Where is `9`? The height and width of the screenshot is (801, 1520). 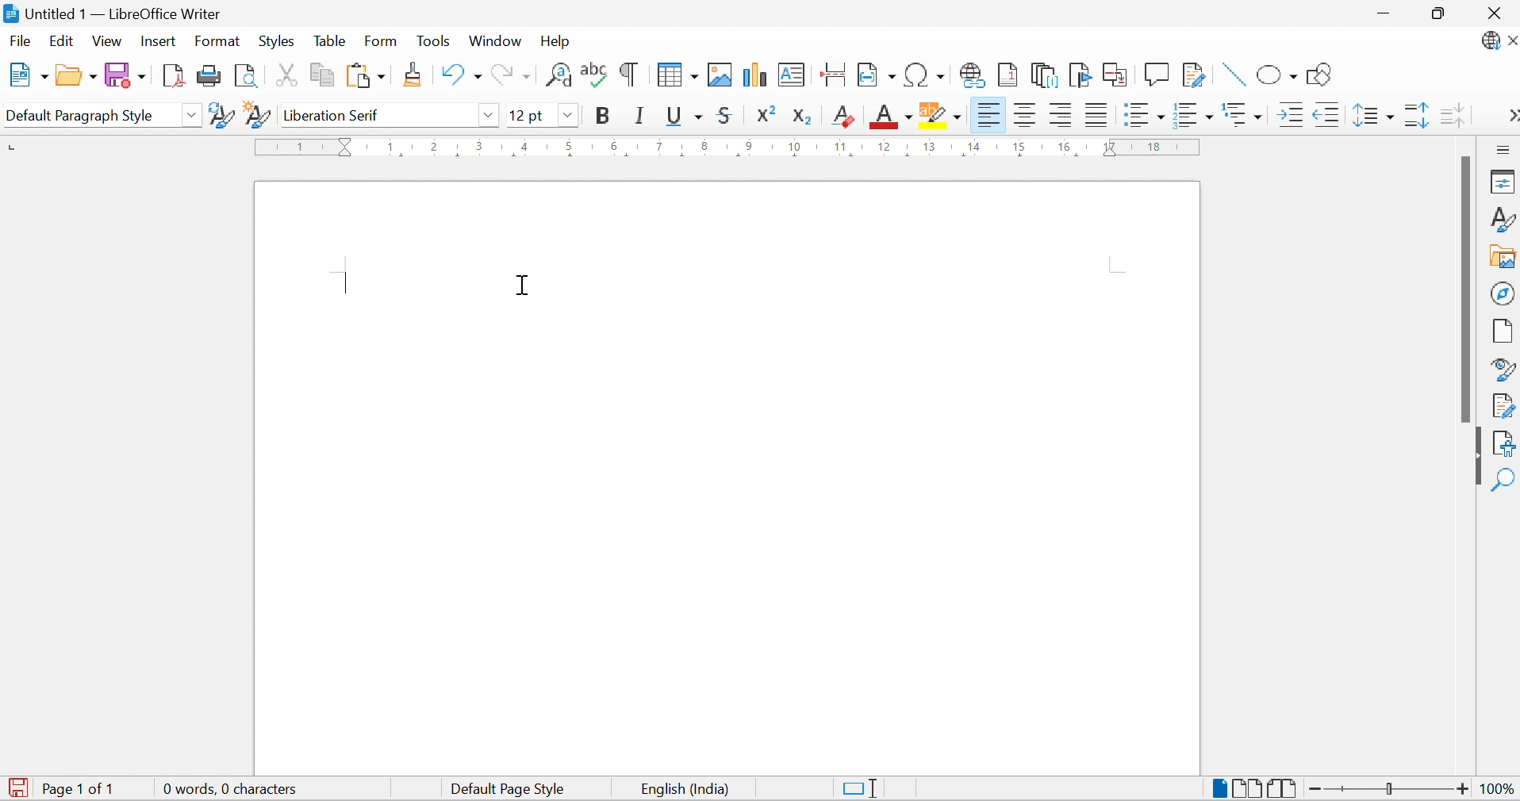
9 is located at coordinates (747, 147).